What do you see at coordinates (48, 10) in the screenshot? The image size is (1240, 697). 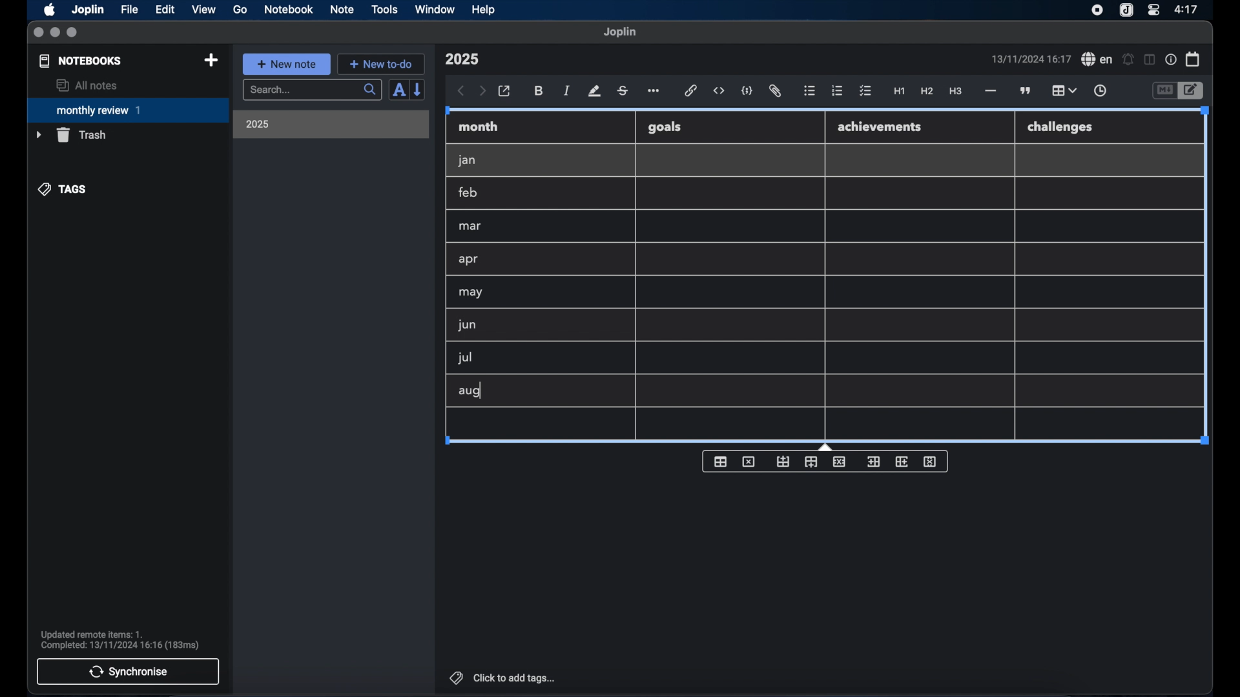 I see `apple icon` at bounding box center [48, 10].